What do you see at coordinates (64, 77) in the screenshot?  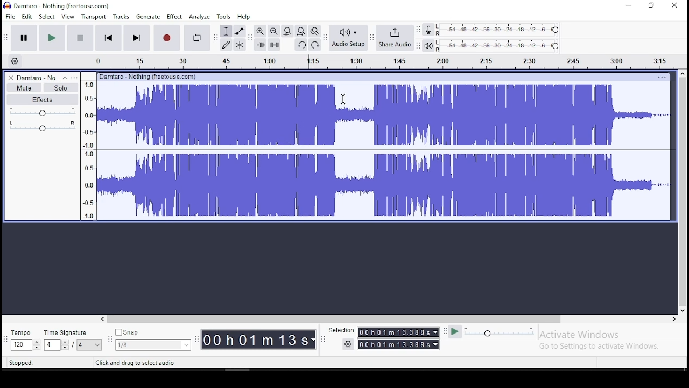 I see `collapse` at bounding box center [64, 77].